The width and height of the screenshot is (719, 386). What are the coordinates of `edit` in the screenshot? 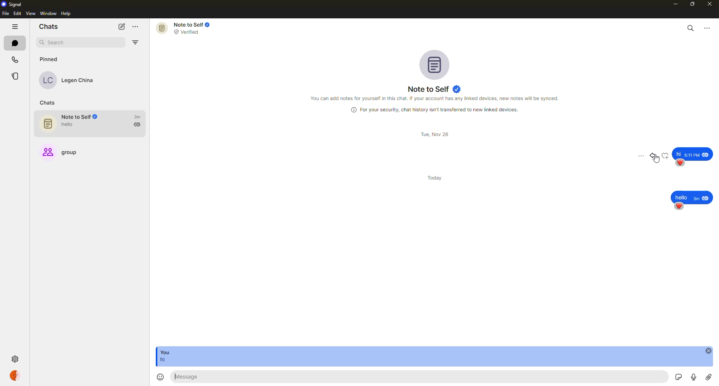 It's located at (17, 13).